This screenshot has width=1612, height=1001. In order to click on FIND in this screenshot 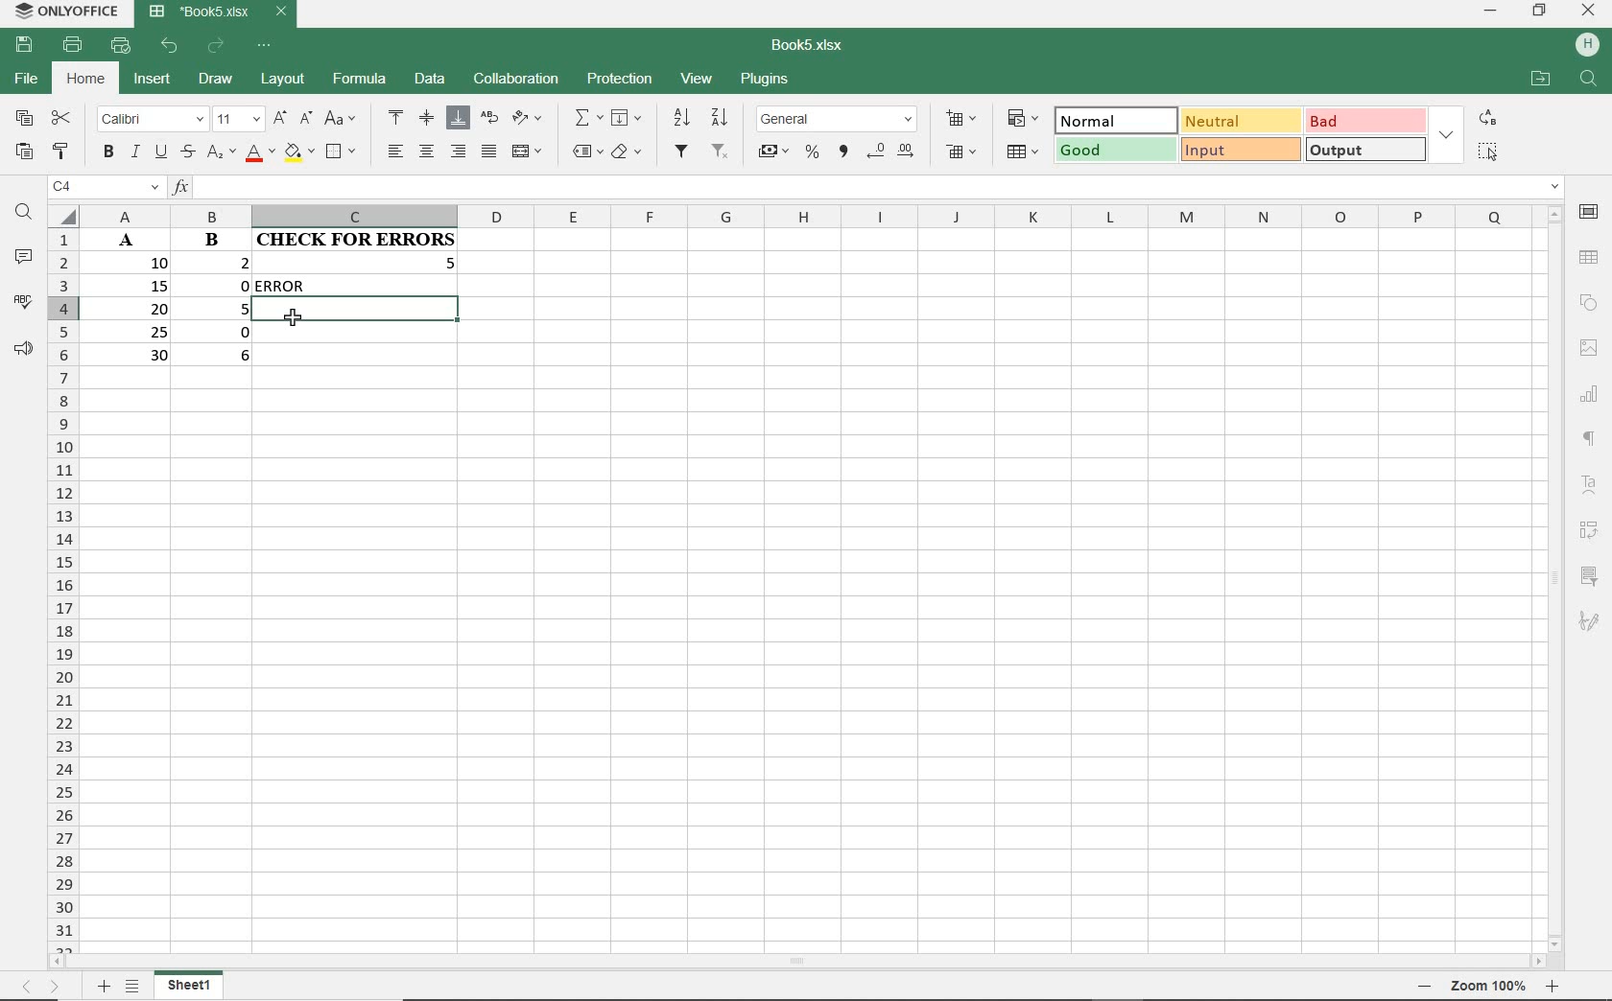, I will do `click(23, 216)`.